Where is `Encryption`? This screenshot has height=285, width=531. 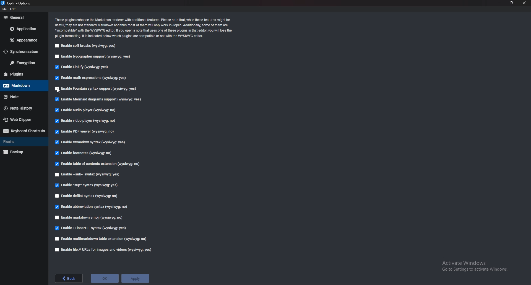
Encryption is located at coordinates (24, 63).